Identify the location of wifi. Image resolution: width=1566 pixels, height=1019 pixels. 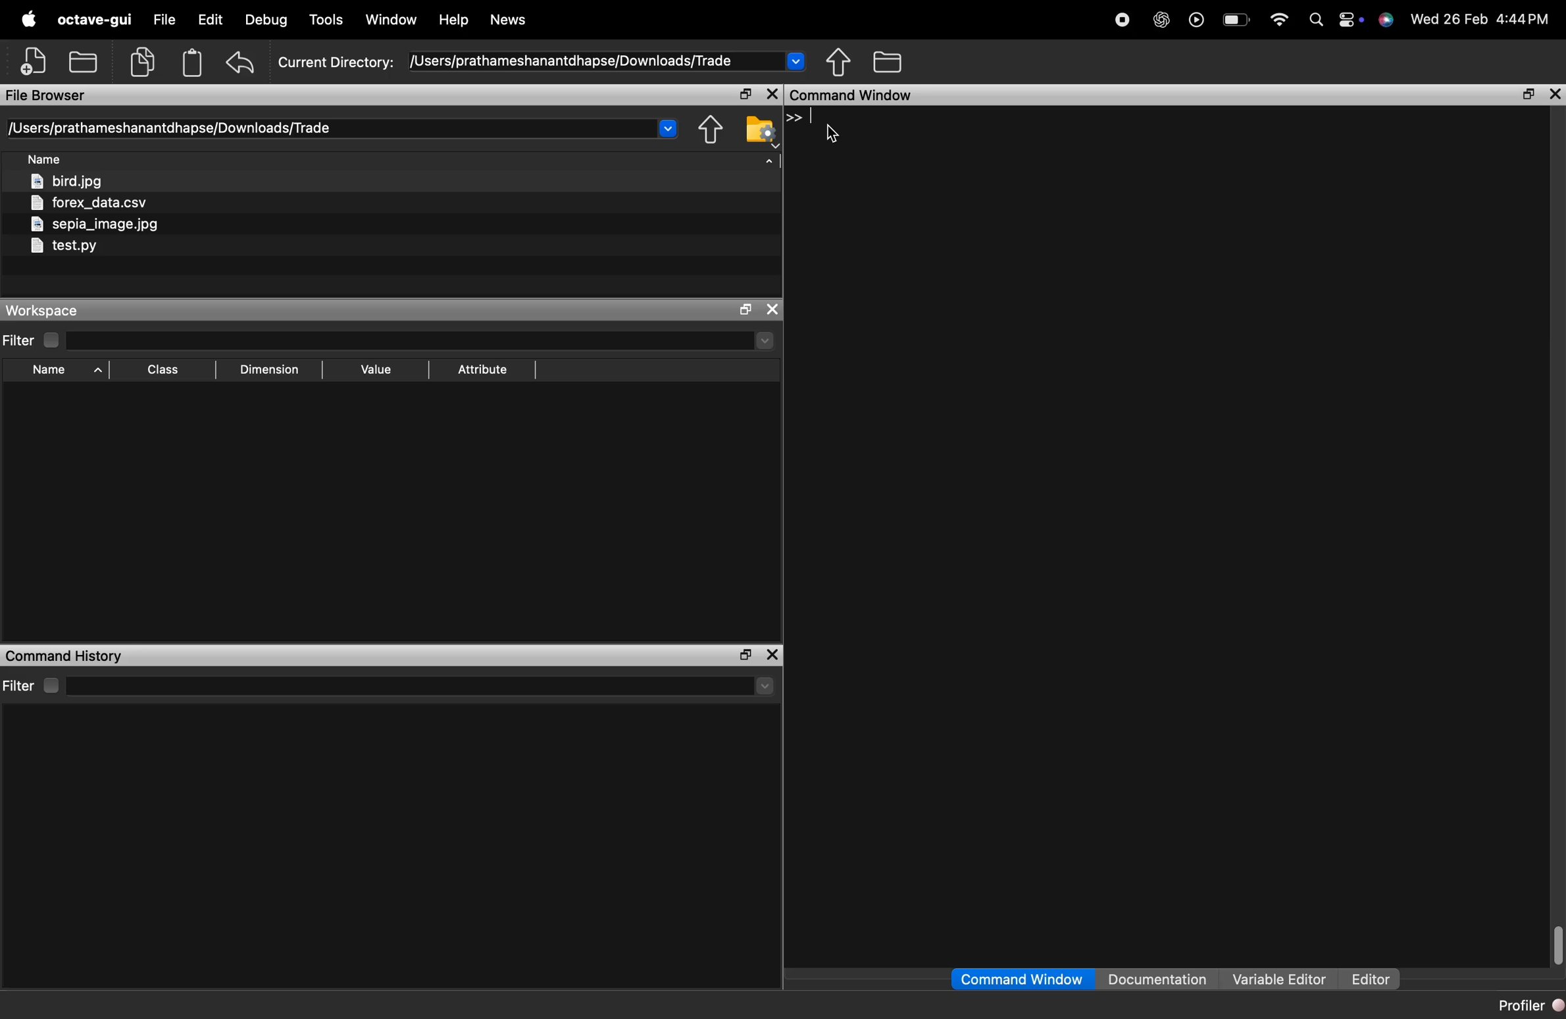
(1280, 21).